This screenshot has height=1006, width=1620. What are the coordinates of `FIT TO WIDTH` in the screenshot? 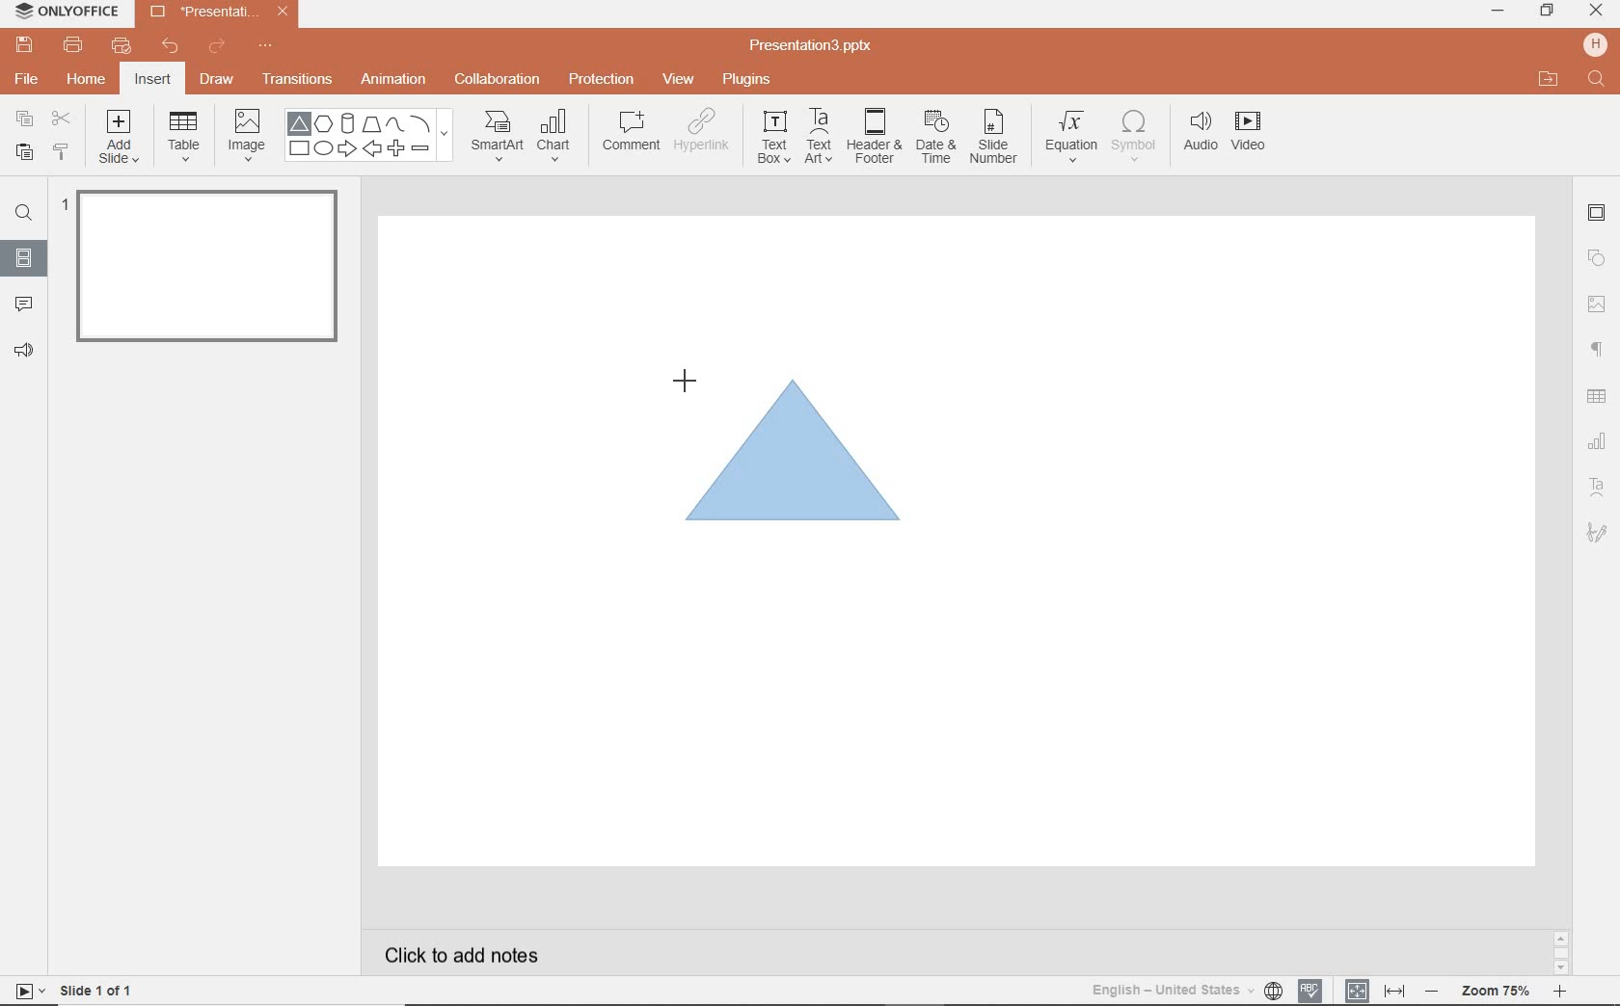 It's located at (1393, 992).